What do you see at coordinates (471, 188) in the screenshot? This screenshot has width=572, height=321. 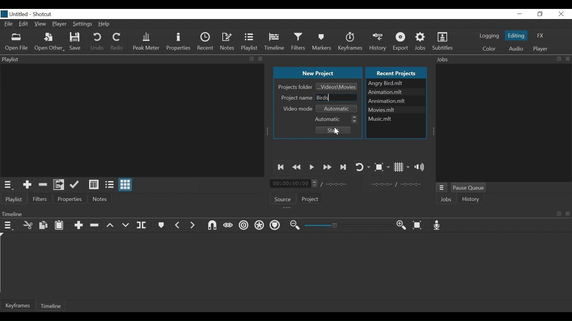 I see `Pause Queue` at bounding box center [471, 188].